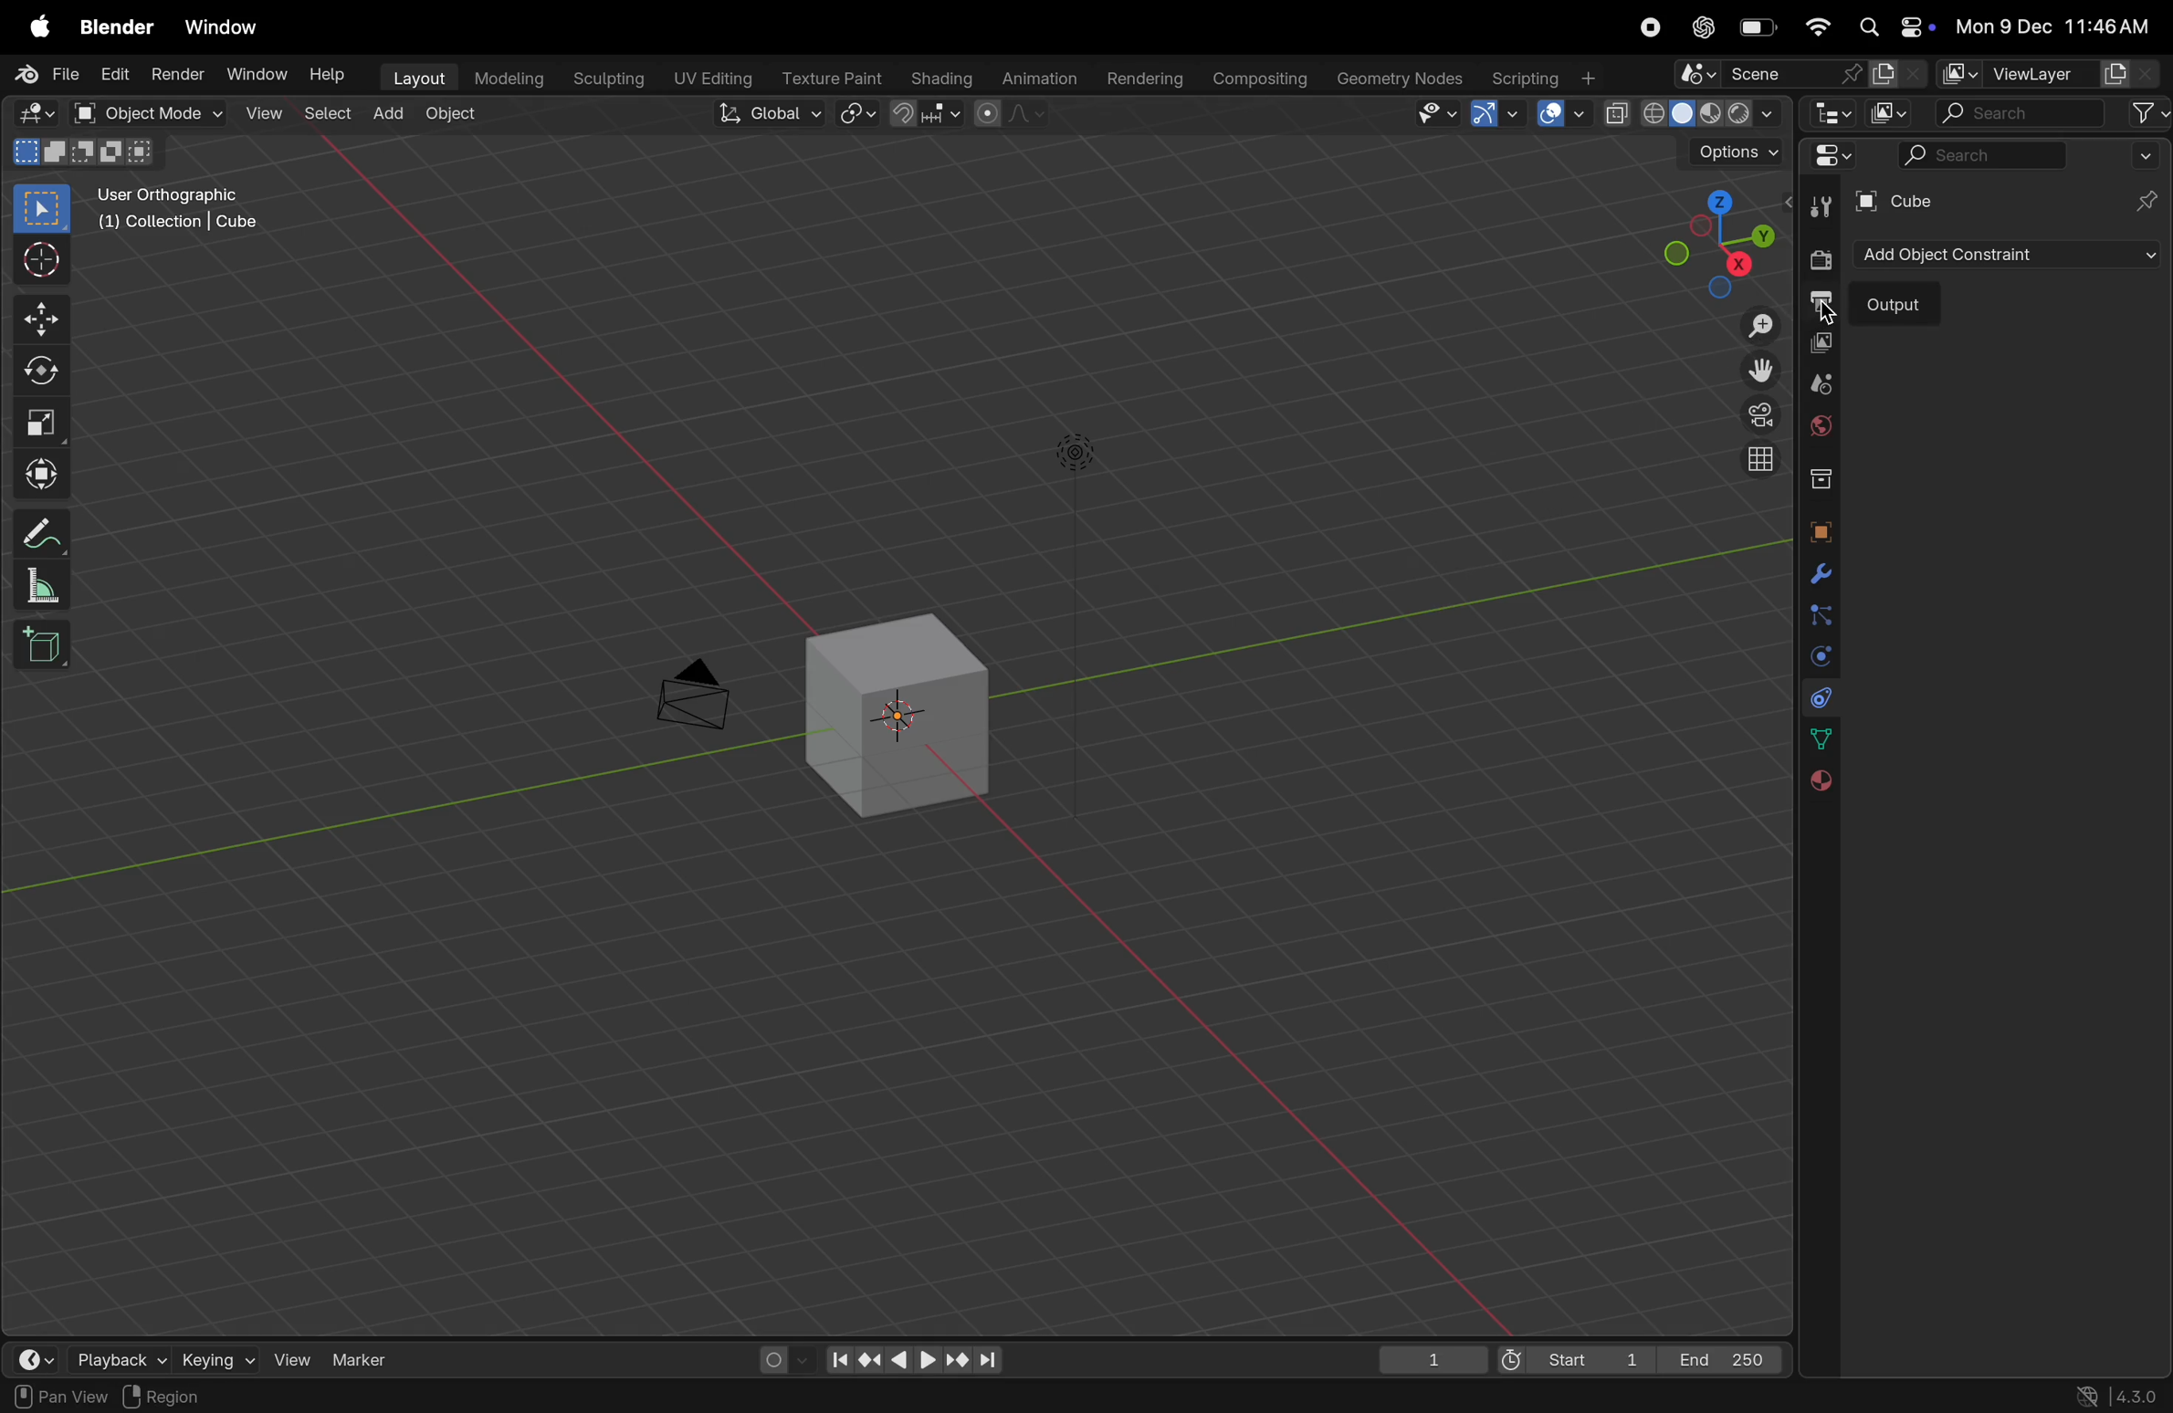 This screenshot has height=1413, width=2173. What do you see at coordinates (1724, 1357) in the screenshot?
I see `End 250` at bounding box center [1724, 1357].